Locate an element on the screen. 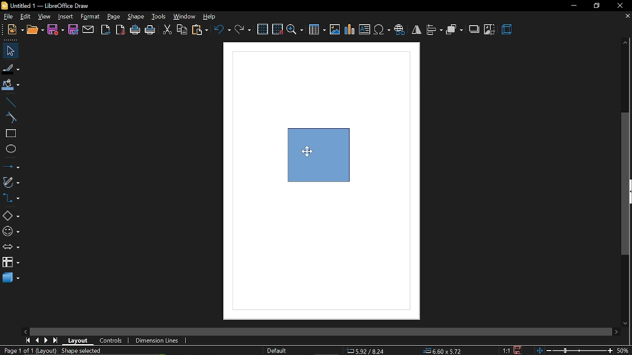 This screenshot has width=632, height=355. attach is located at coordinates (89, 30).